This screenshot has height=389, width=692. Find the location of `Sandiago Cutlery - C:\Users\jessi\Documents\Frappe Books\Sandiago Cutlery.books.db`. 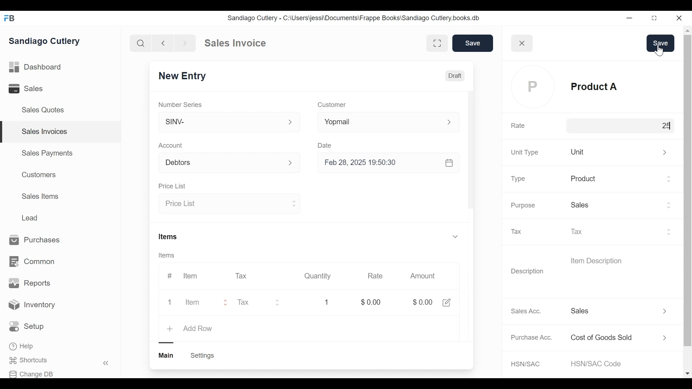

Sandiago Cutlery - C:\Users\jessi\Documents\Frappe Books\Sandiago Cutlery.books.db is located at coordinates (353, 18).